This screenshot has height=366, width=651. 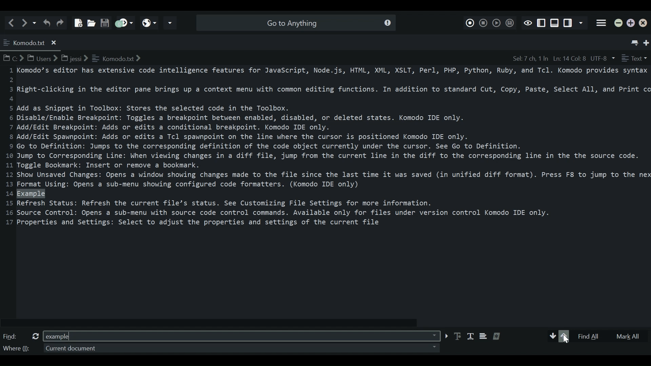 I want to click on Match Whole words, so click(x=470, y=337).